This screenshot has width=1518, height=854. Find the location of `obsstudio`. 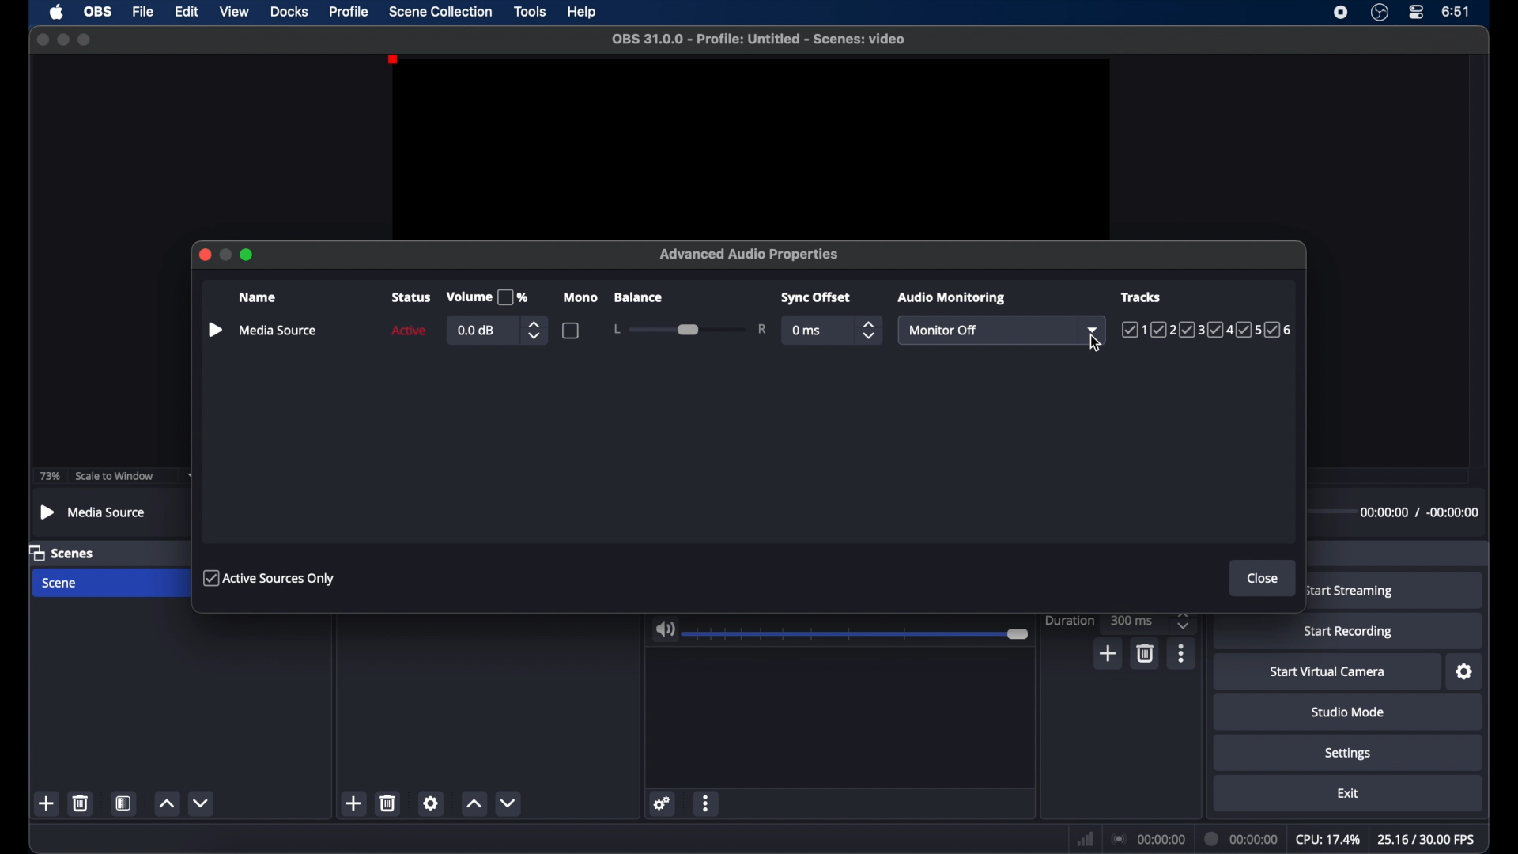

obsstudio is located at coordinates (1380, 13).